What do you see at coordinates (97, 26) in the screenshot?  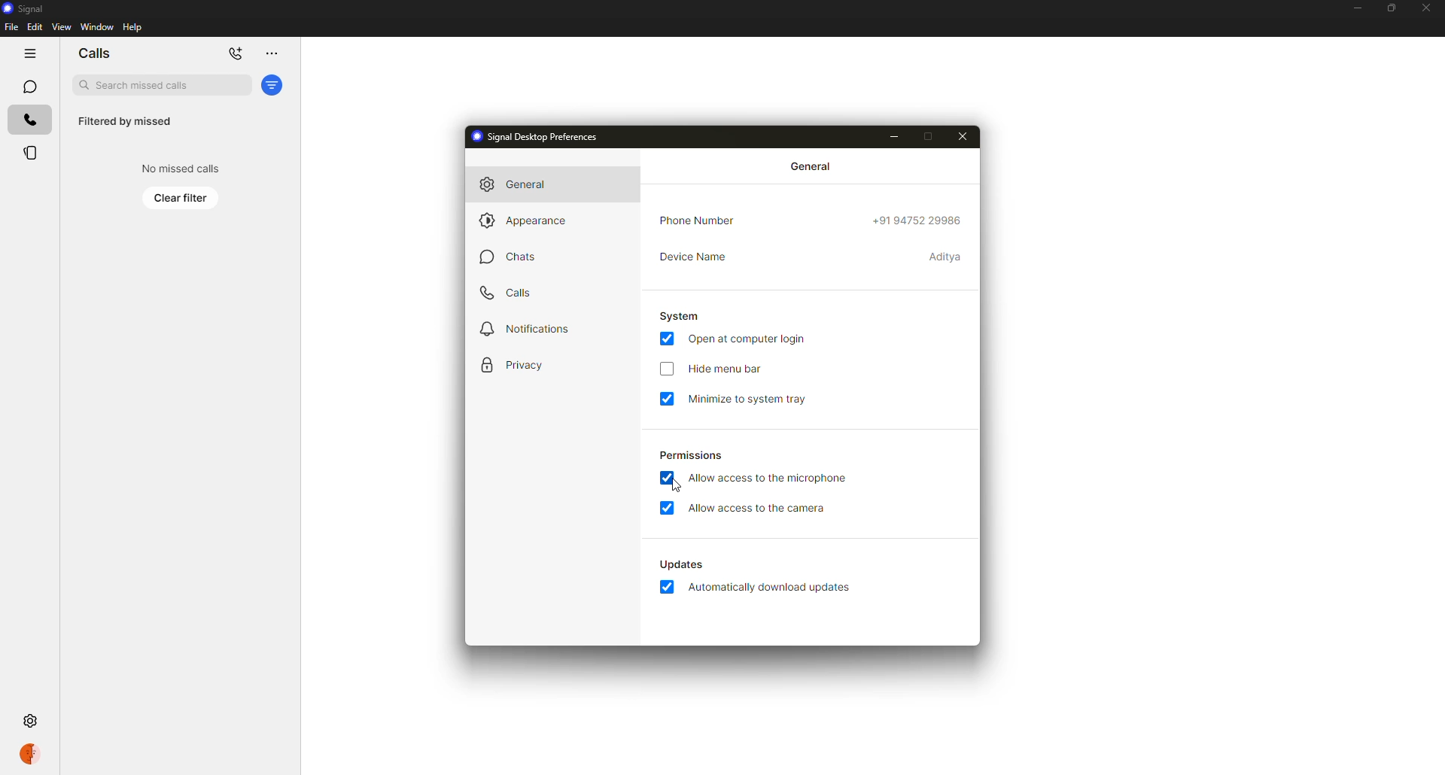 I see `window` at bounding box center [97, 26].